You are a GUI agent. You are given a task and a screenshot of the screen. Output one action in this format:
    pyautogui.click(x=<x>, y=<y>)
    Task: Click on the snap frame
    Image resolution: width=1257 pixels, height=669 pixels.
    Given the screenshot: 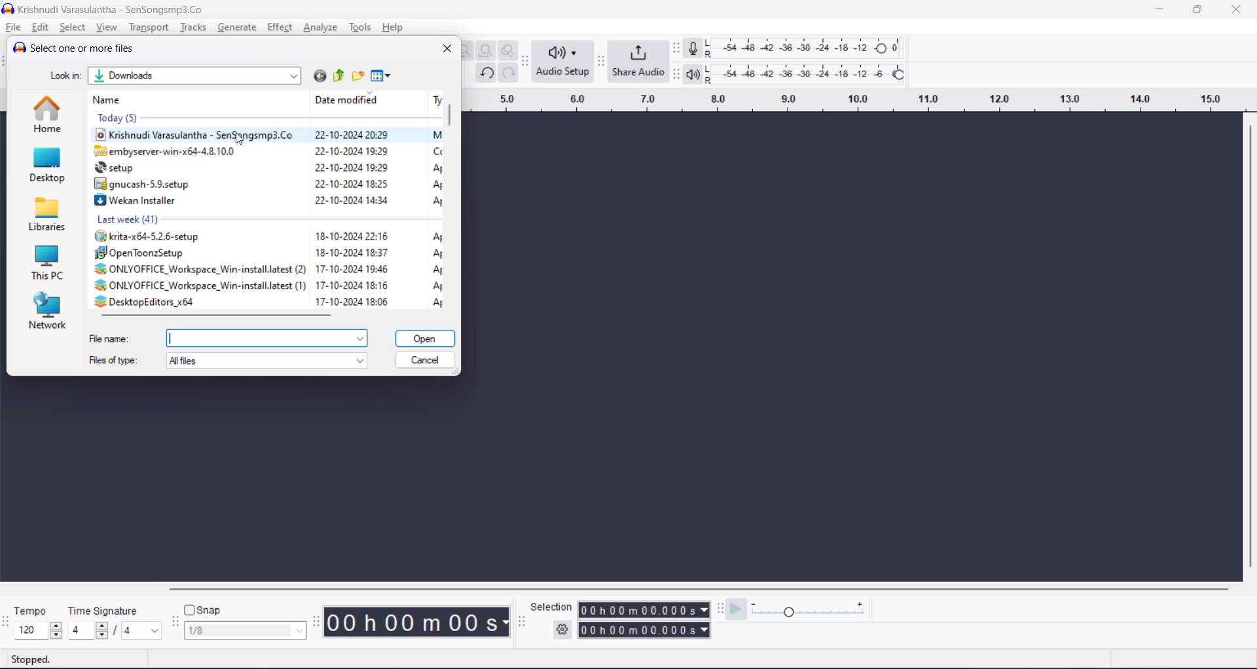 What is the action you would take?
    pyautogui.click(x=245, y=631)
    